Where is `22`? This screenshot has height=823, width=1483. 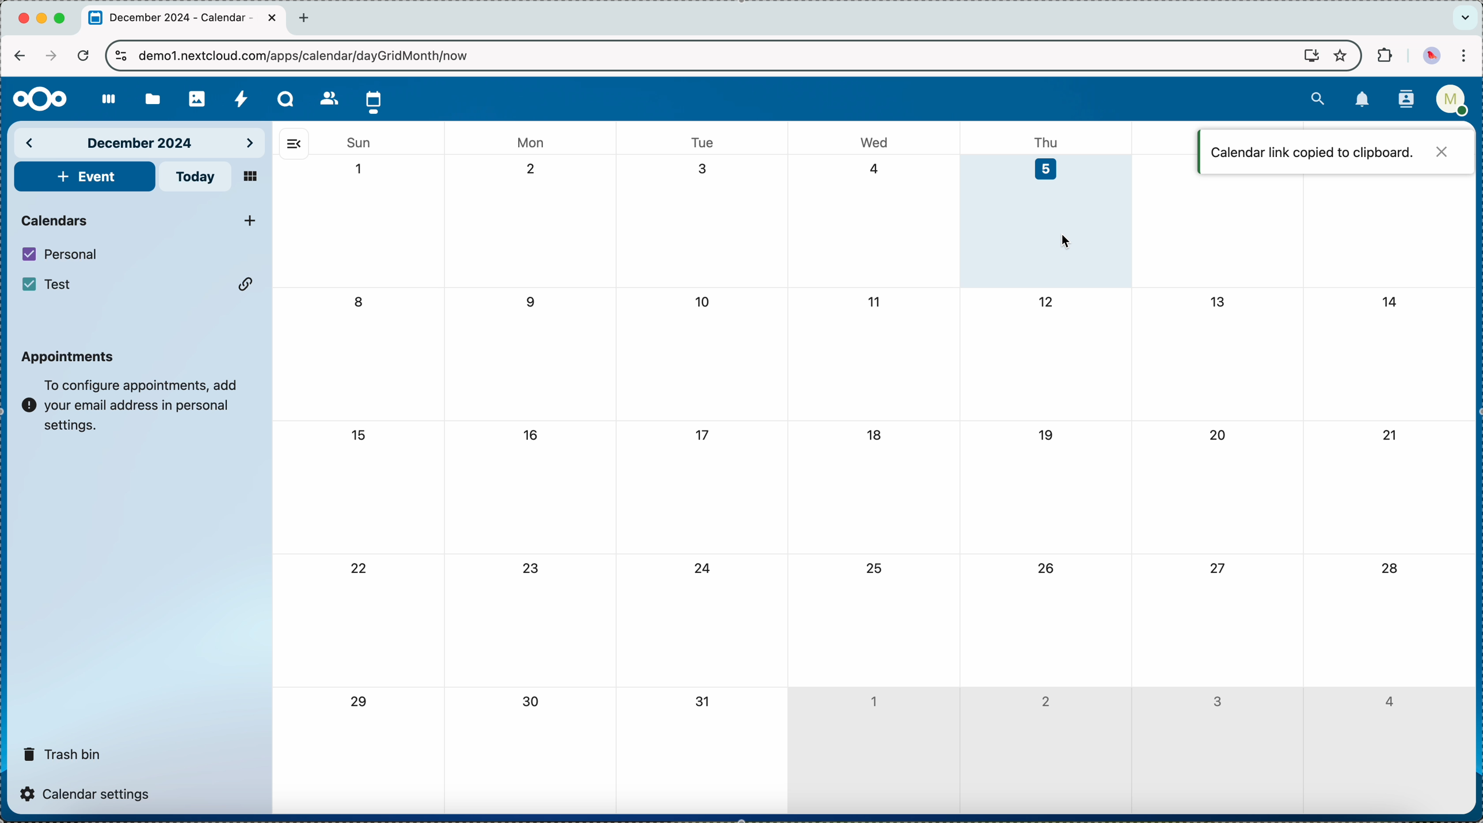
22 is located at coordinates (360, 571).